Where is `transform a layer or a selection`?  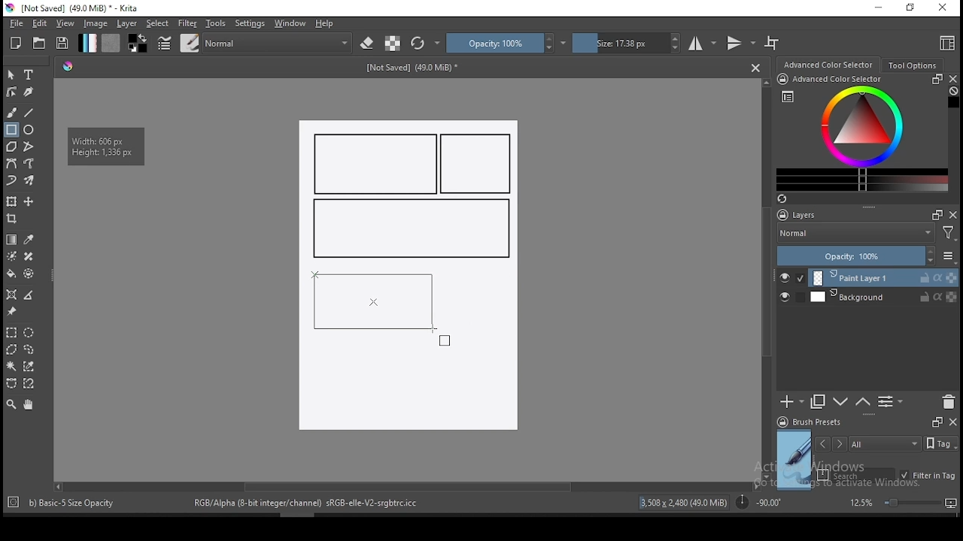
transform a layer or a selection is located at coordinates (11, 201).